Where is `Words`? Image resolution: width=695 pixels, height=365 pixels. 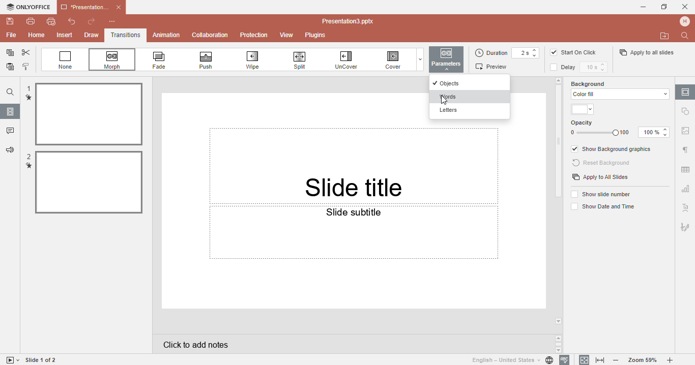 Words is located at coordinates (461, 97).